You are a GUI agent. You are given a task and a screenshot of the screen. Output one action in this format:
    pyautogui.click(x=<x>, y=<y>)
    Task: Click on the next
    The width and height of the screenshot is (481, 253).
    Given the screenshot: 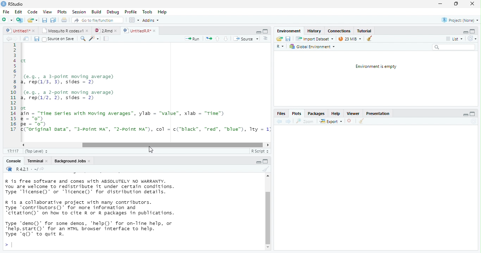 What is the action you would take?
    pyautogui.click(x=17, y=39)
    